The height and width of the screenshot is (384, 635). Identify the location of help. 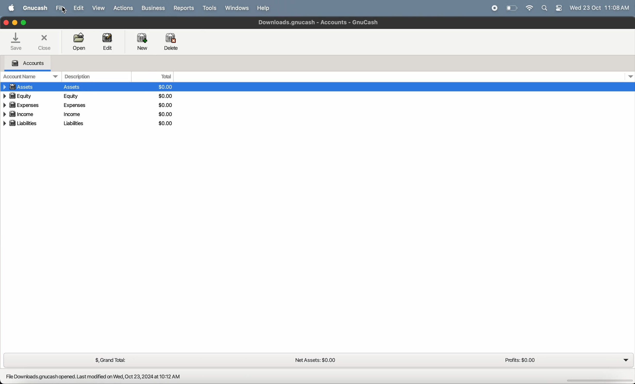
(265, 9).